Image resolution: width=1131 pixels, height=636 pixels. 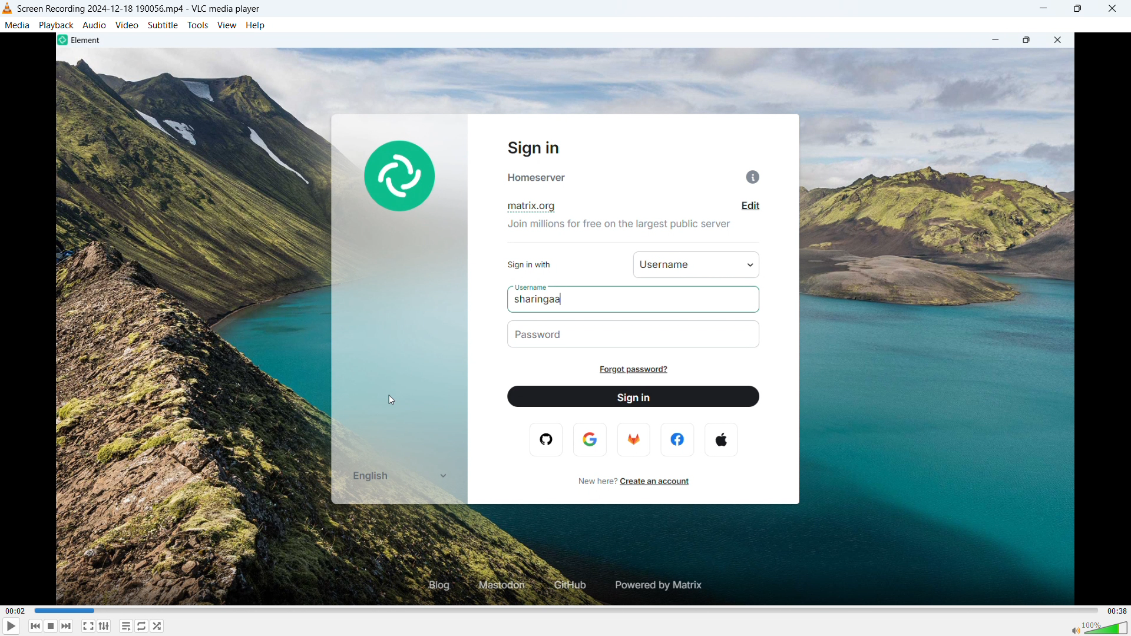 I want to click on subtitle, so click(x=163, y=25).